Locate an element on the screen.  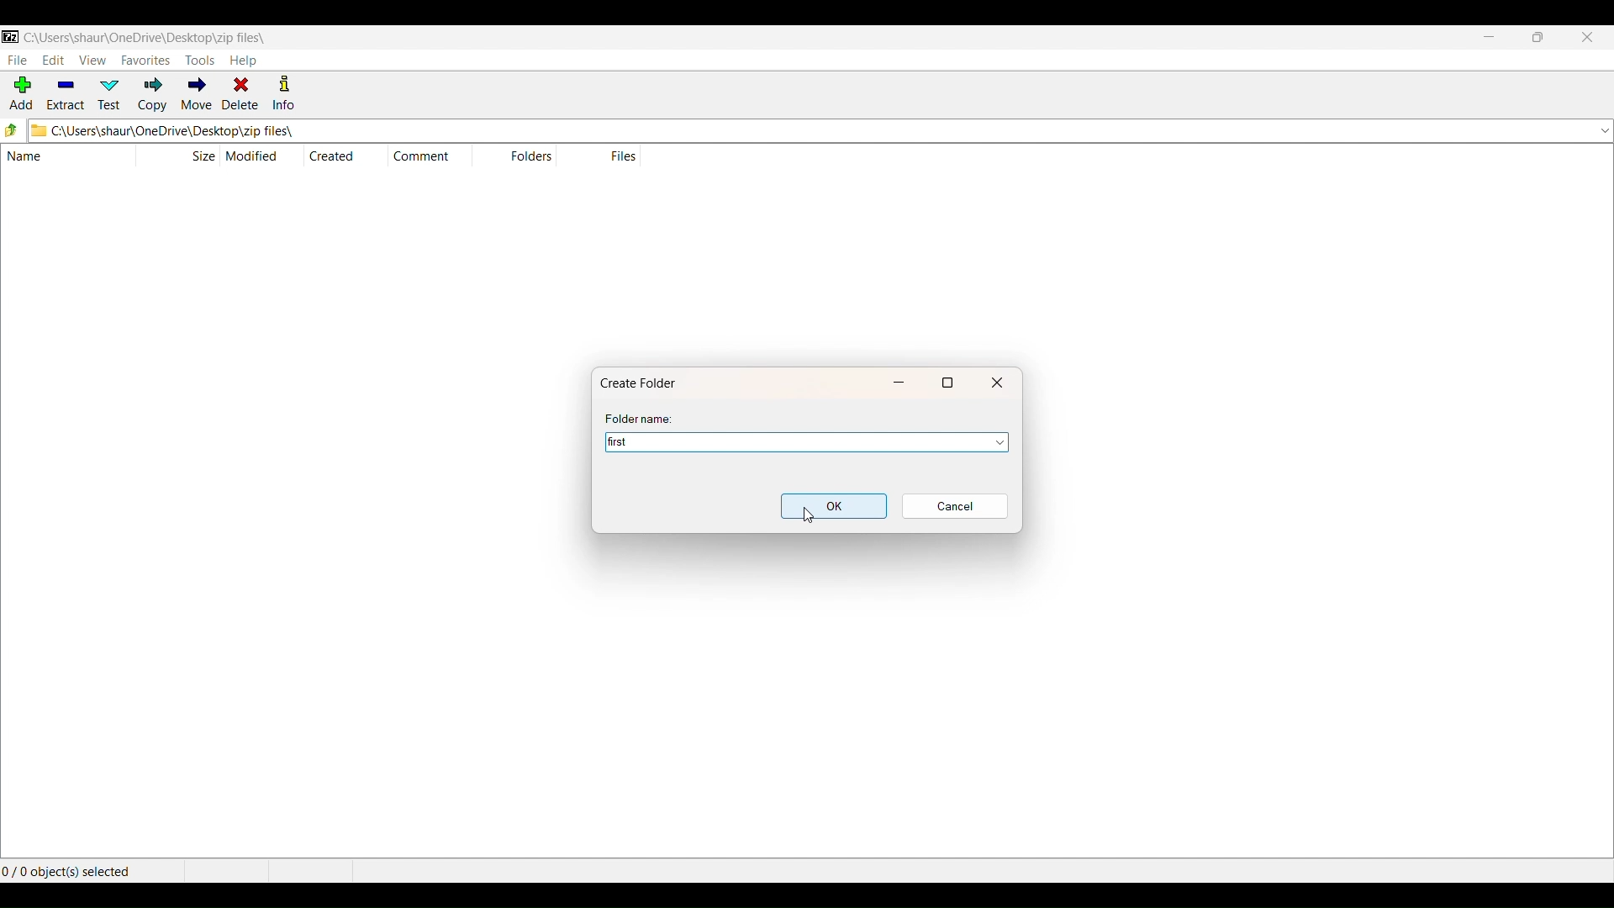
COPY is located at coordinates (153, 95).